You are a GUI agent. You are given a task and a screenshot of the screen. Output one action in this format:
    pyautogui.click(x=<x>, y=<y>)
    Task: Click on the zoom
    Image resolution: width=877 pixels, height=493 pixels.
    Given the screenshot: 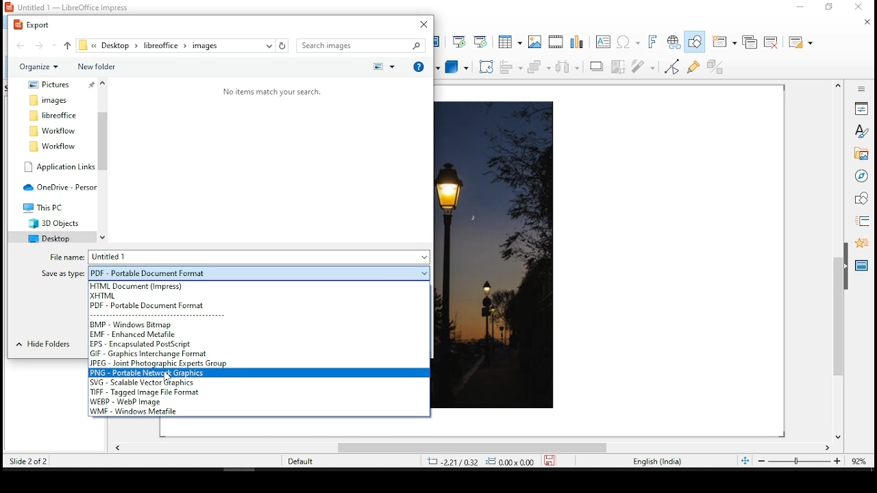 What is the action you would take?
    pyautogui.click(x=809, y=461)
    